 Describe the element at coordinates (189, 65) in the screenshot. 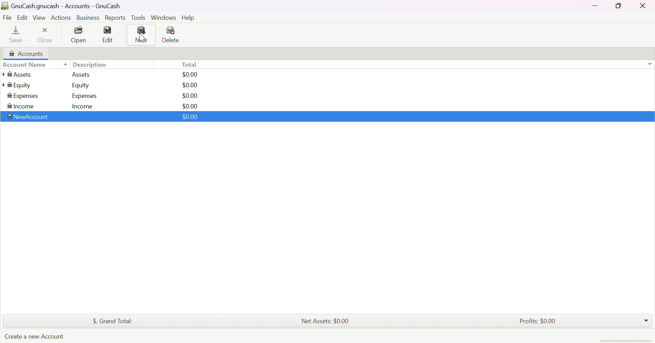

I see `Total` at that location.